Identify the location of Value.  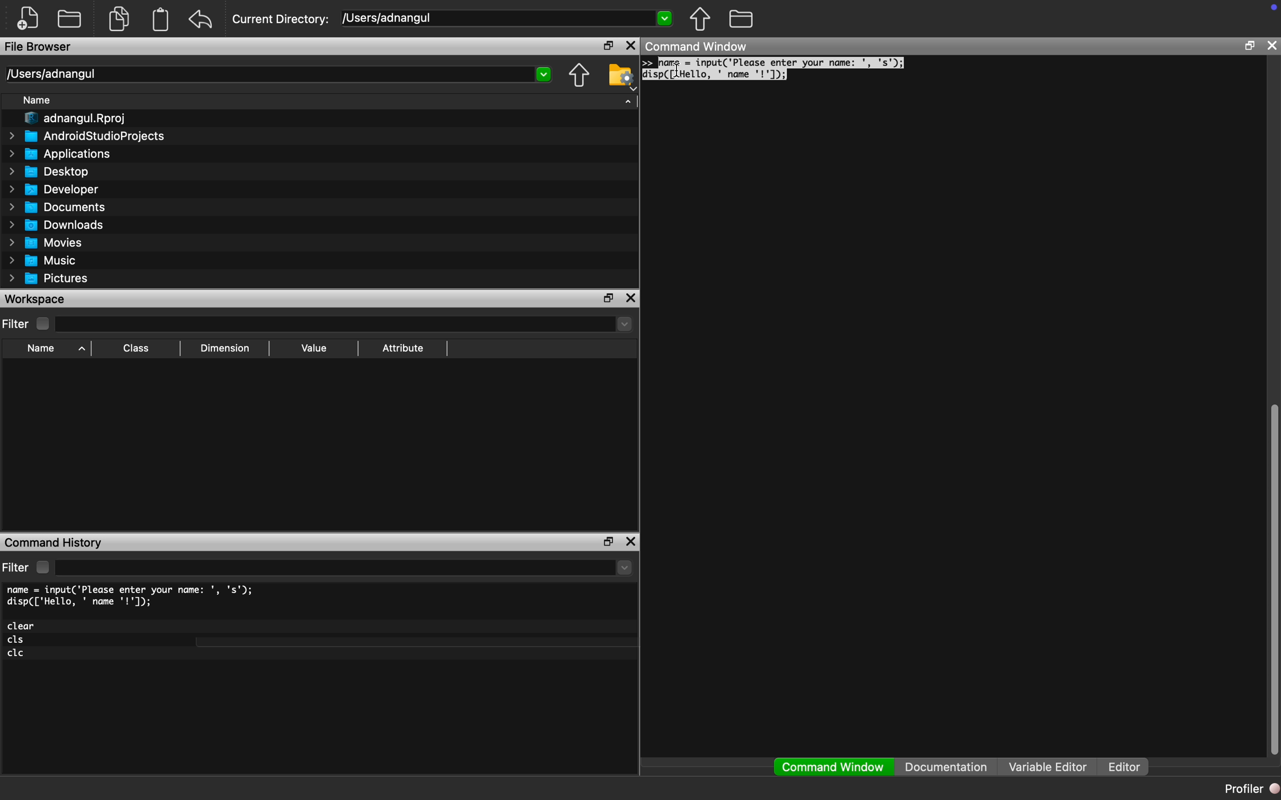
(314, 348).